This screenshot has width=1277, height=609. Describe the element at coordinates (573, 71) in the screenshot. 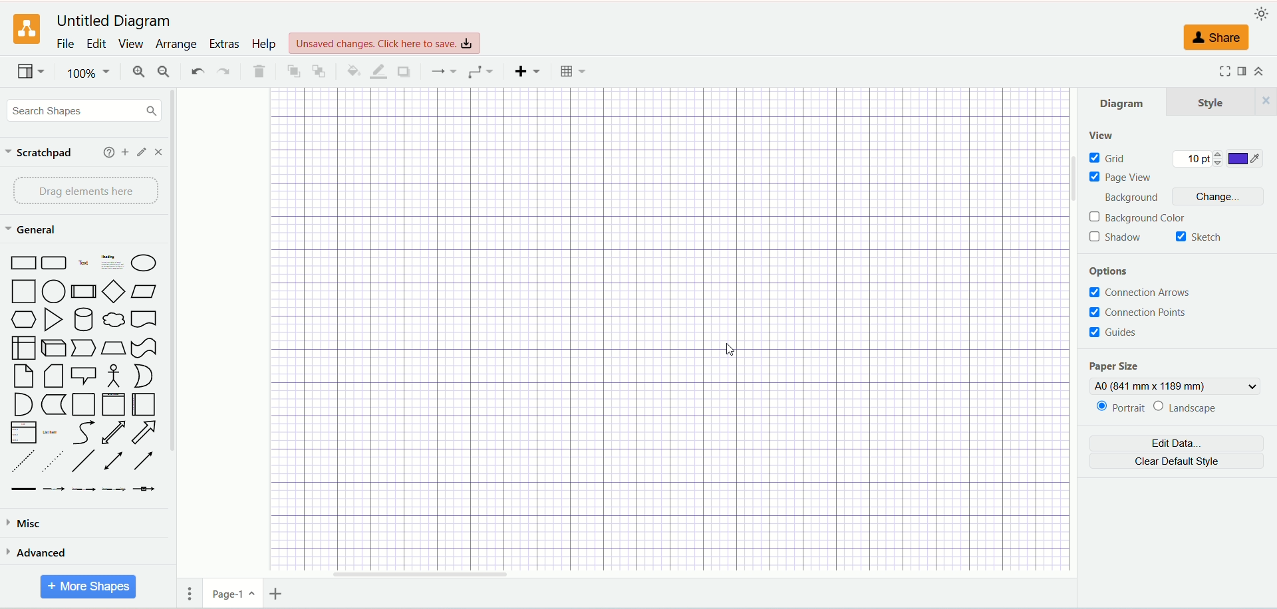

I see `Table` at that location.